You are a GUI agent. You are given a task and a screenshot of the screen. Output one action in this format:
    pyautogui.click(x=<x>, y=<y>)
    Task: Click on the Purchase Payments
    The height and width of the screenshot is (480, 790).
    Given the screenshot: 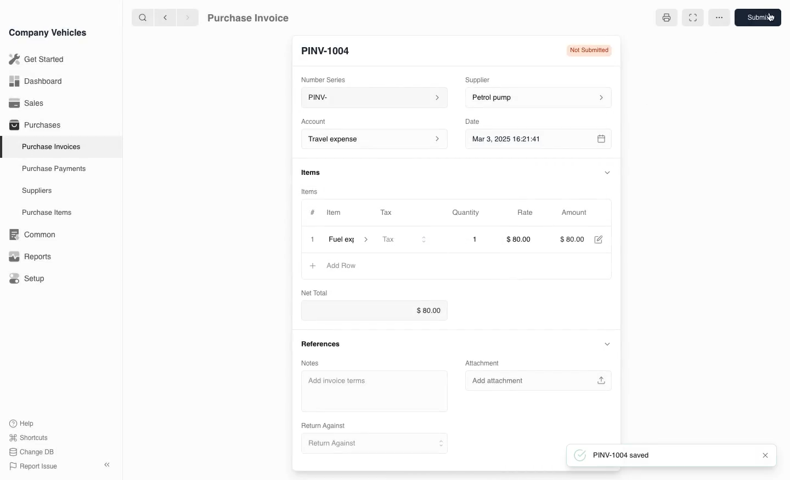 What is the action you would take?
    pyautogui.click(x=53, y=169)
    